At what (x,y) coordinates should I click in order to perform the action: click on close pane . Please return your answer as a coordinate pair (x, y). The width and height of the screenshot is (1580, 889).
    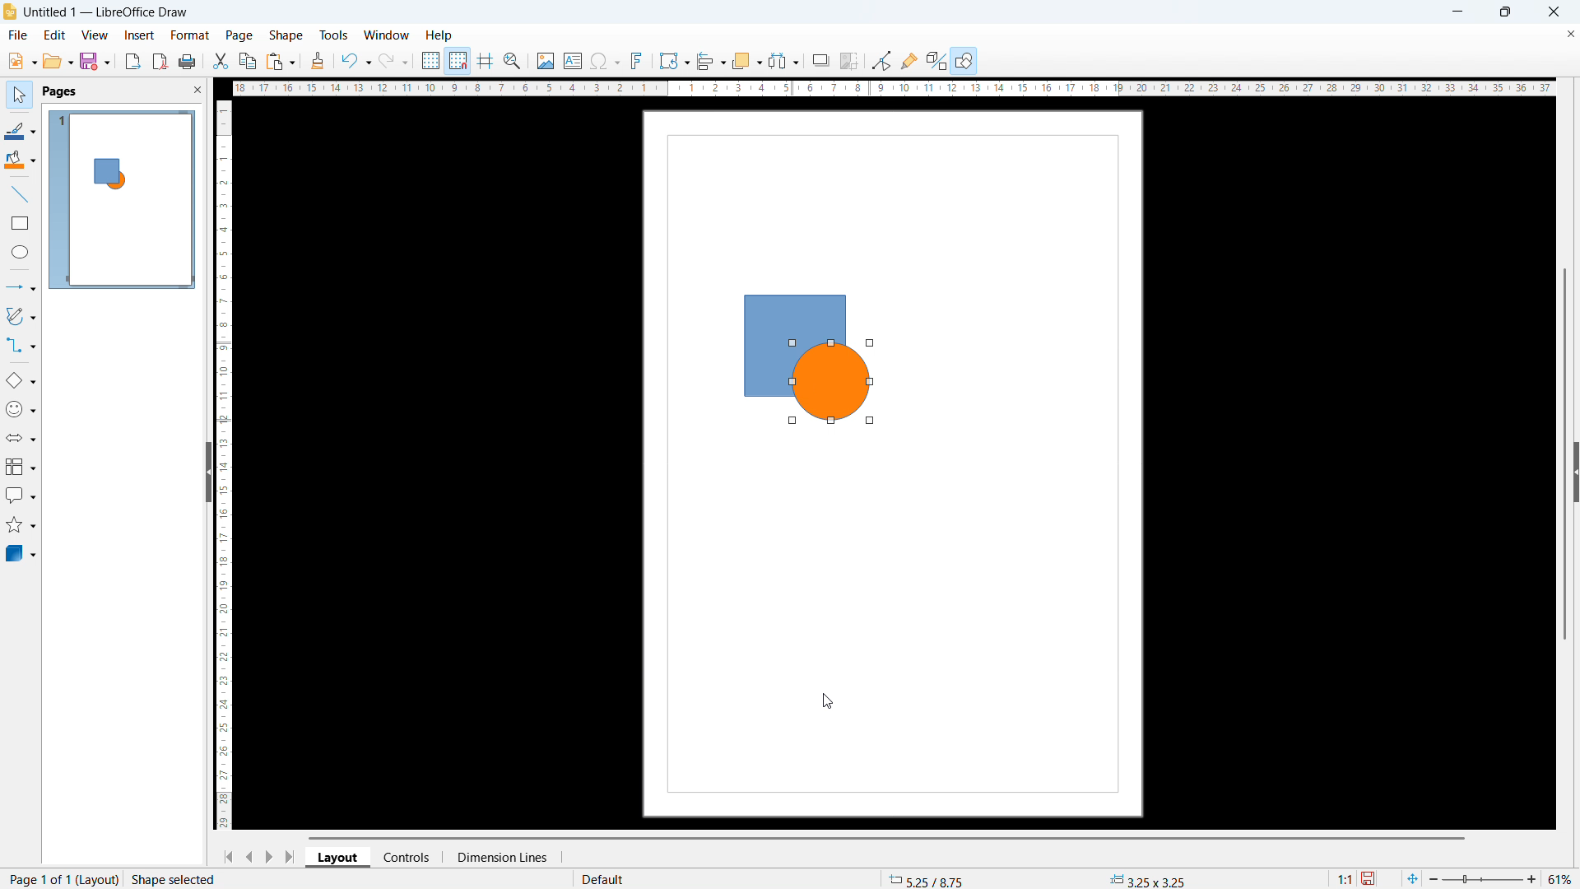
    Looking at the image, I should click on (197, 89).